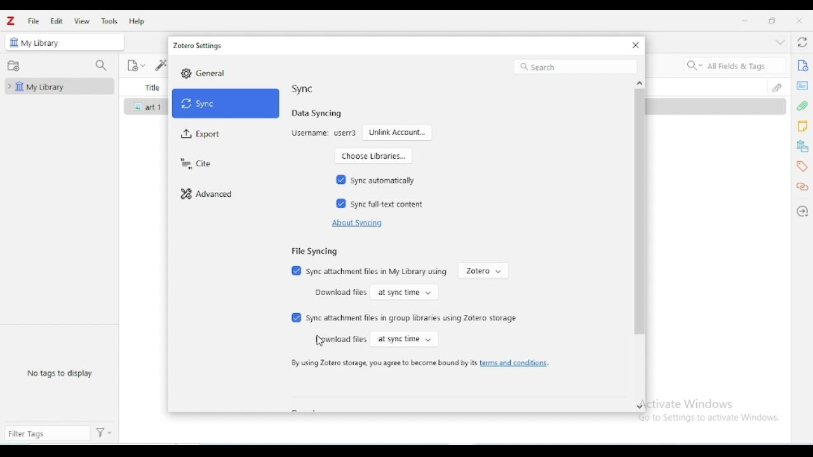 This screenshot has height=457, width=813. What do you see at coordinates (60, 373) in the screenshot?
I see `no tags to display` at bounding box center [60, 373].